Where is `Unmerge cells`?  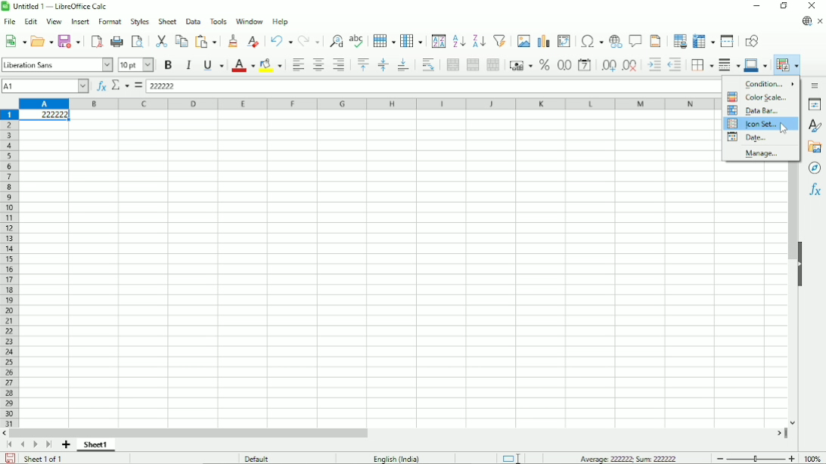 Unmerge cells is located at coordinates (493, 64).